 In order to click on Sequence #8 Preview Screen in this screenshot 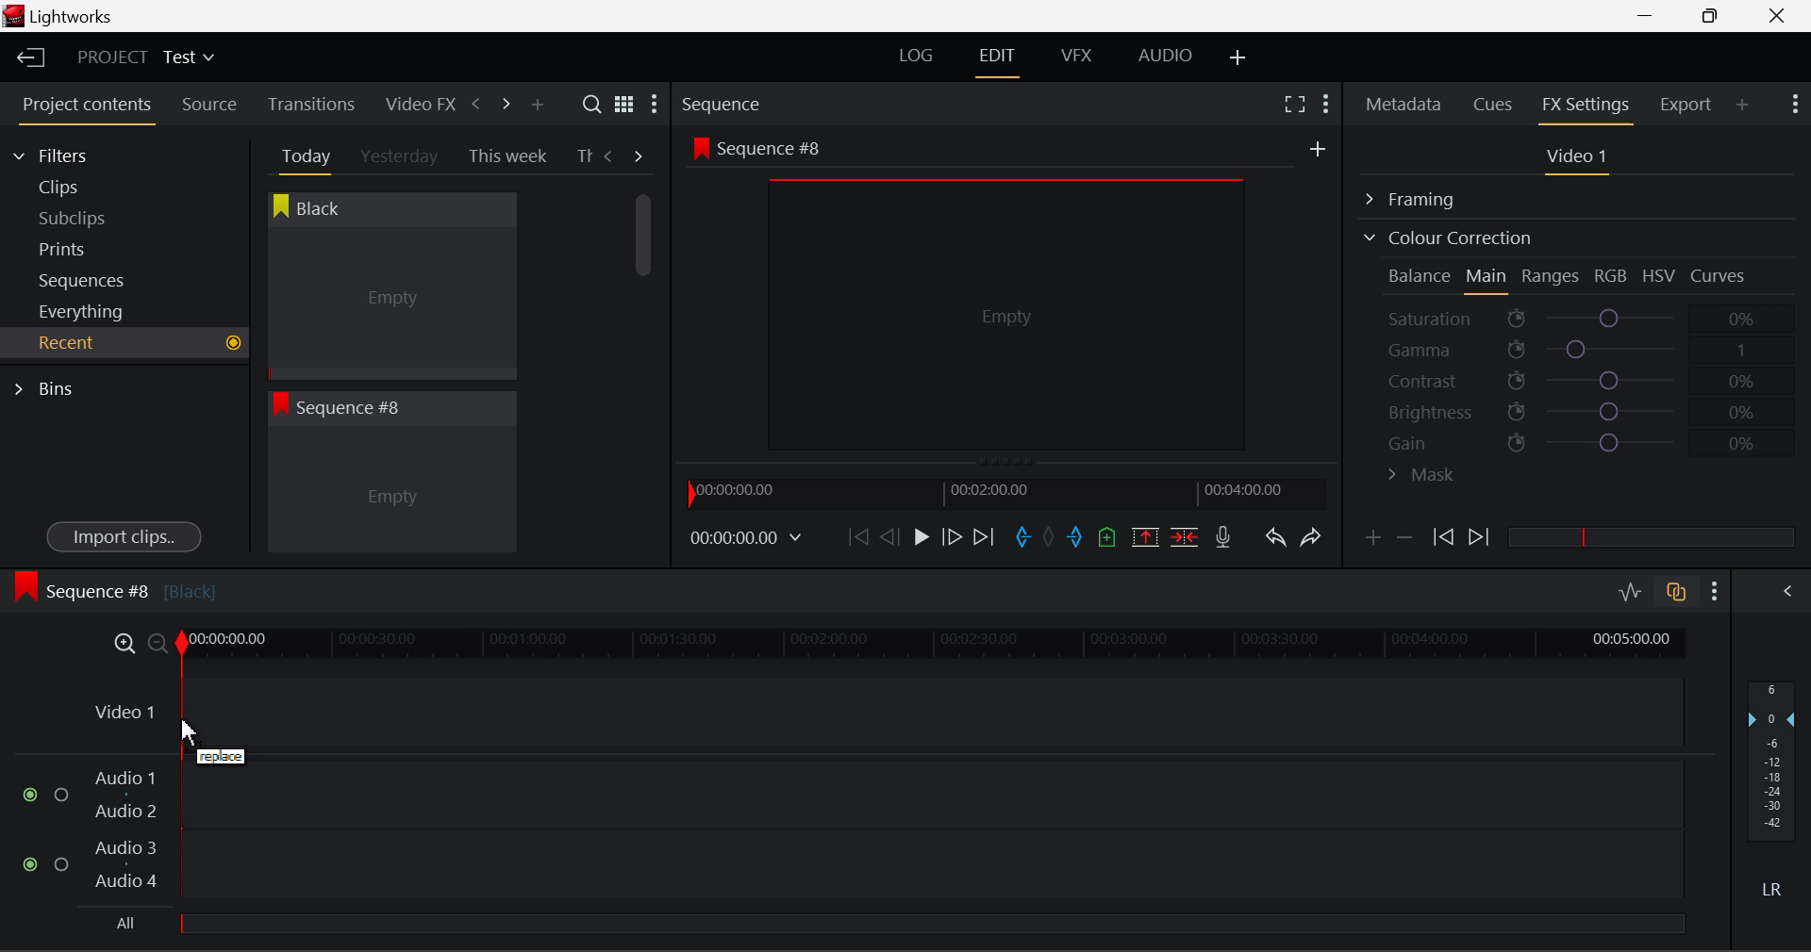, I will do `click(1007, 299)`.